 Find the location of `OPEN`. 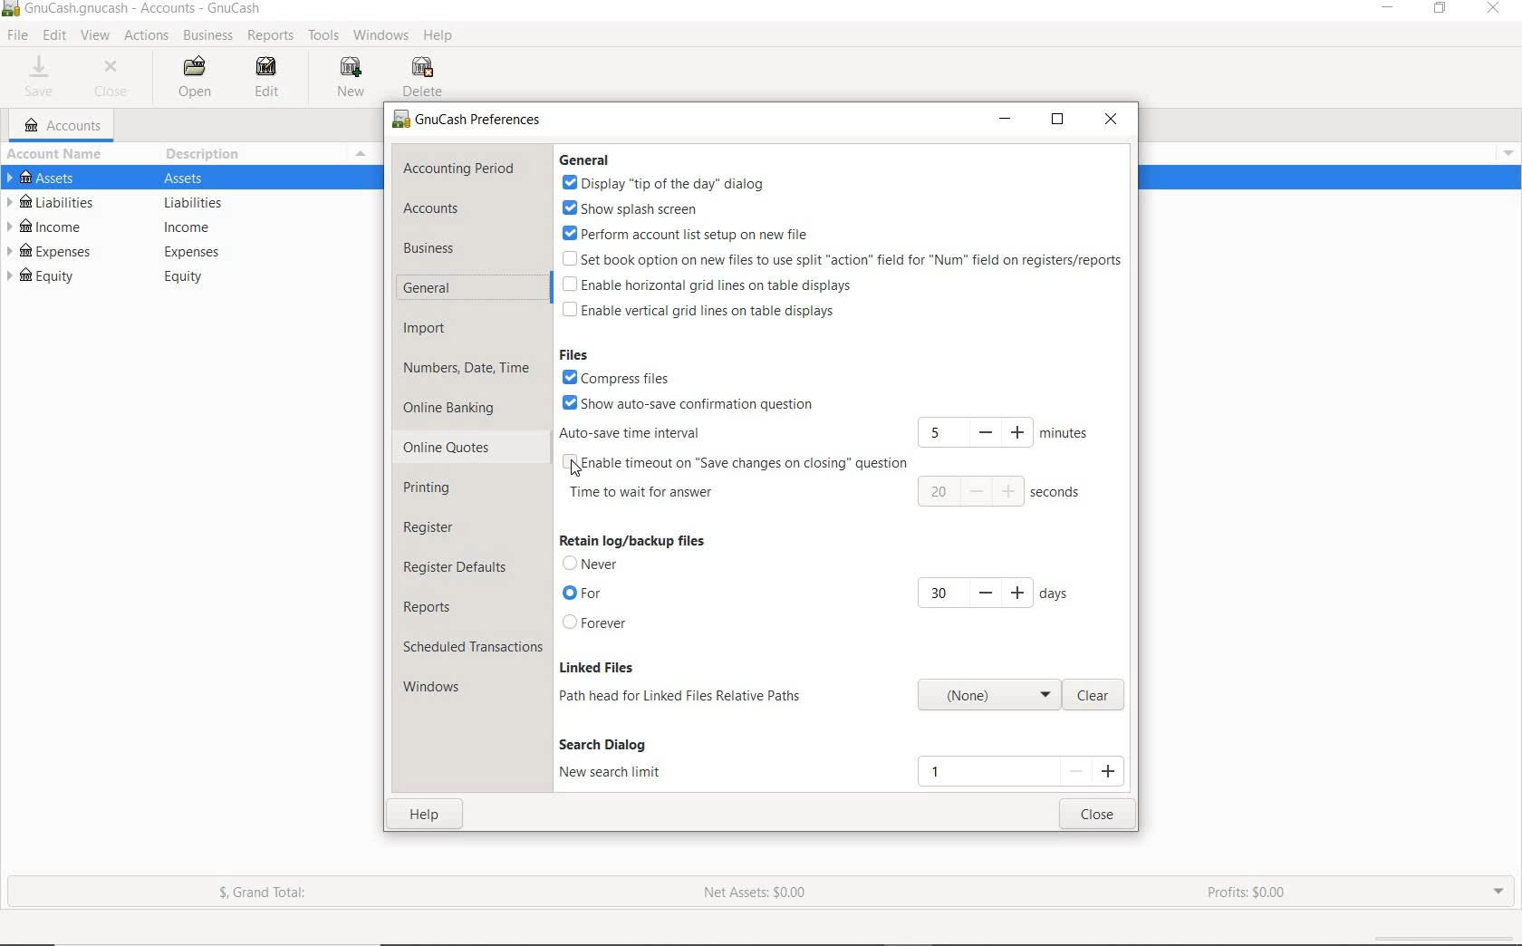

OPEN is located at coordinates (202, 77).